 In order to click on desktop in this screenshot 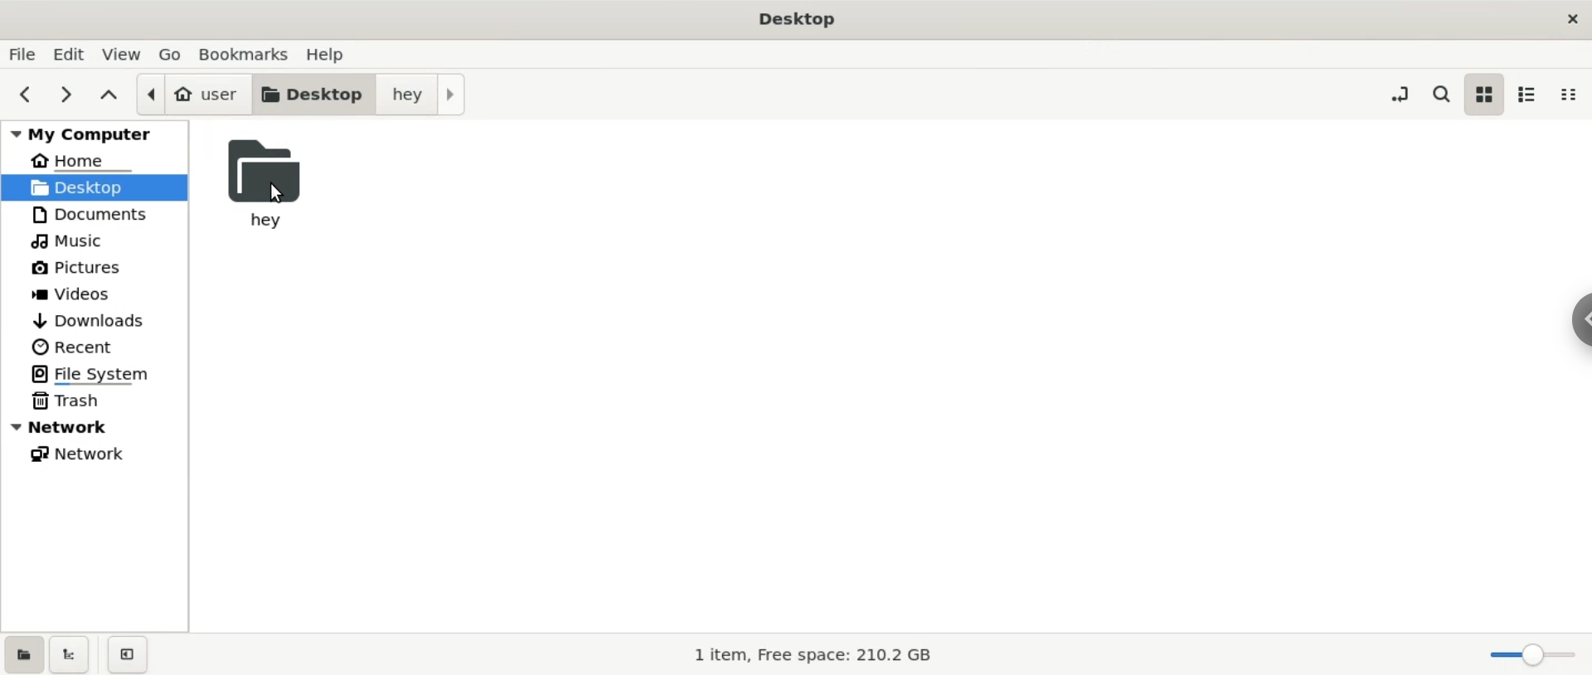, I will do `click(308, 95)`.